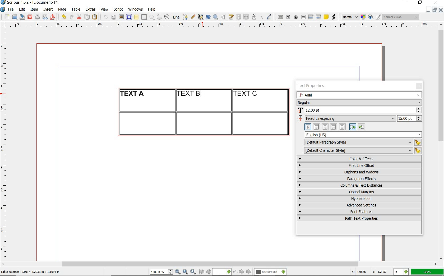  Describe the element at coordinates (185, 17) in the screenshot. I see `Bezier curve` at that location.